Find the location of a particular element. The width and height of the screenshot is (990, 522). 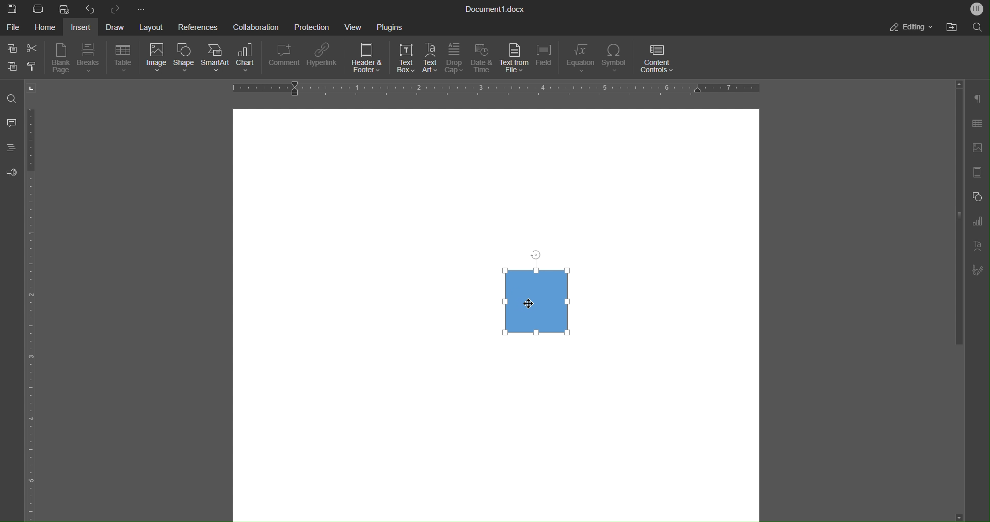

Home is located at coordinates (47, 27).